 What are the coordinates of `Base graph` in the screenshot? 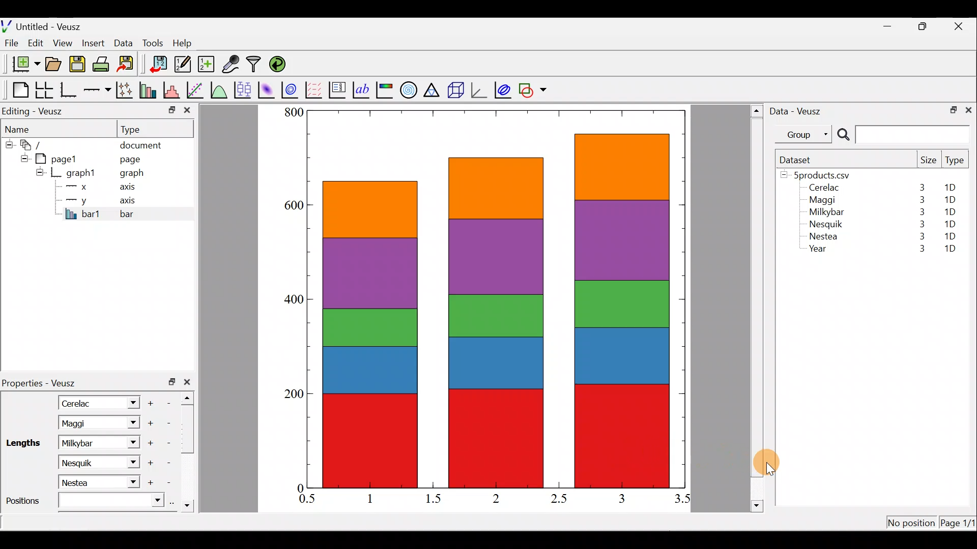 It's located at (69, 90).